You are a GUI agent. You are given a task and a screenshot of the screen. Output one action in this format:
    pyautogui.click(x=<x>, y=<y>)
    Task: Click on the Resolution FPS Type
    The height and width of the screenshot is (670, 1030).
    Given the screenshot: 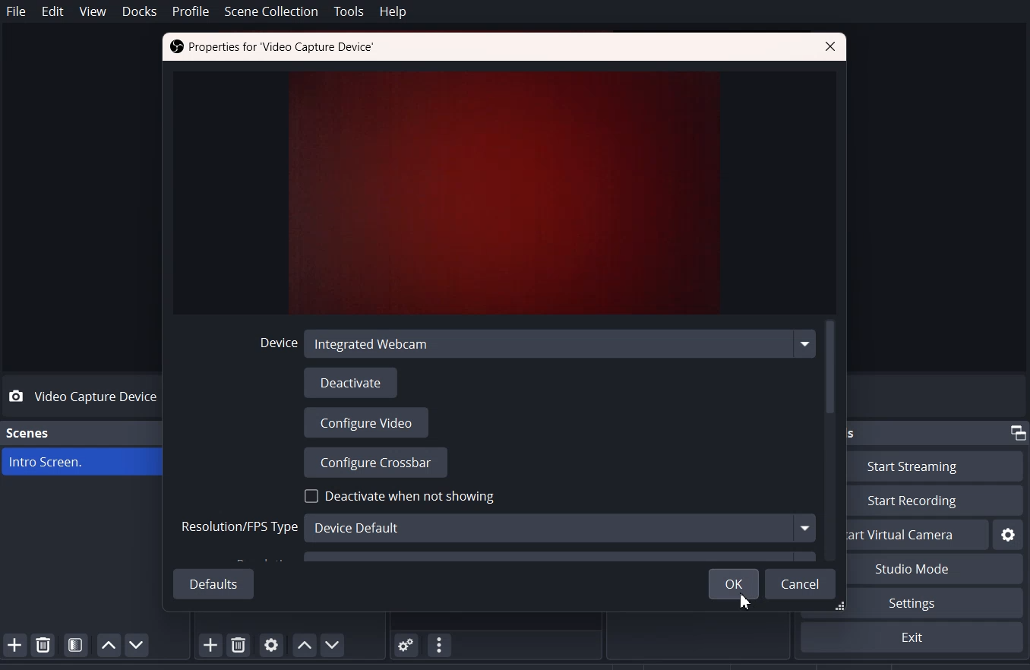 What is the action you would take?
    pyautogui.click(x=494, y=528)
    